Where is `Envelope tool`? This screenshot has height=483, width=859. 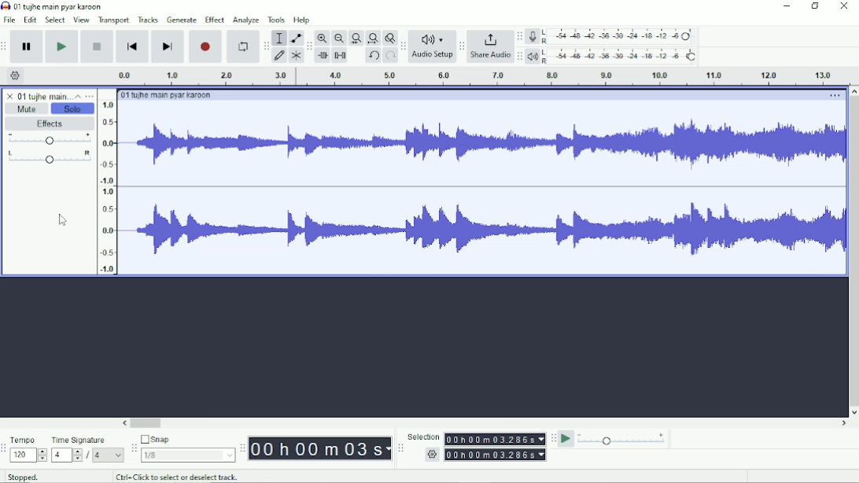
Envelope tool is located at coordinates (295, 39).